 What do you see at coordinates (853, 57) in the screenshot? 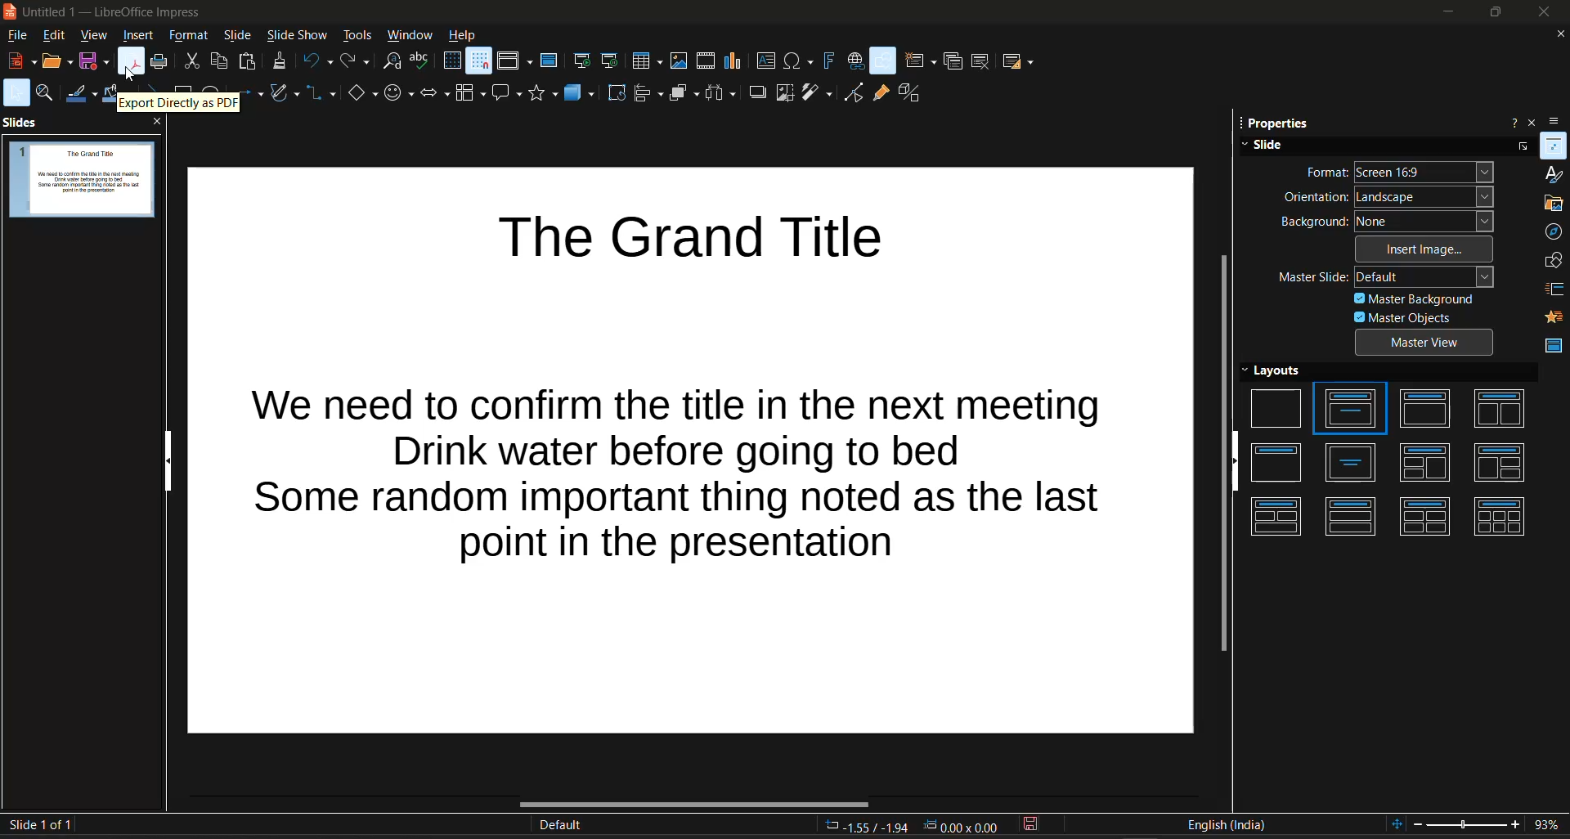
I see `insert hyperlink` at bounding box center [853, 57].